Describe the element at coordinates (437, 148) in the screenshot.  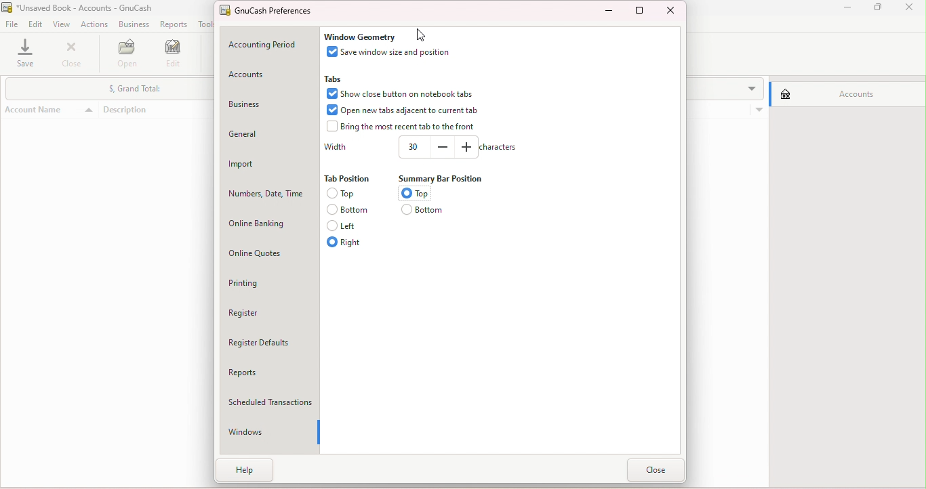
I see `Width` at that location.